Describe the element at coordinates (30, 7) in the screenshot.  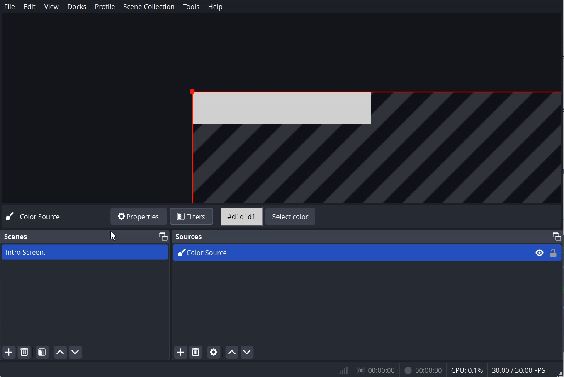
I see `Edit` at that location.